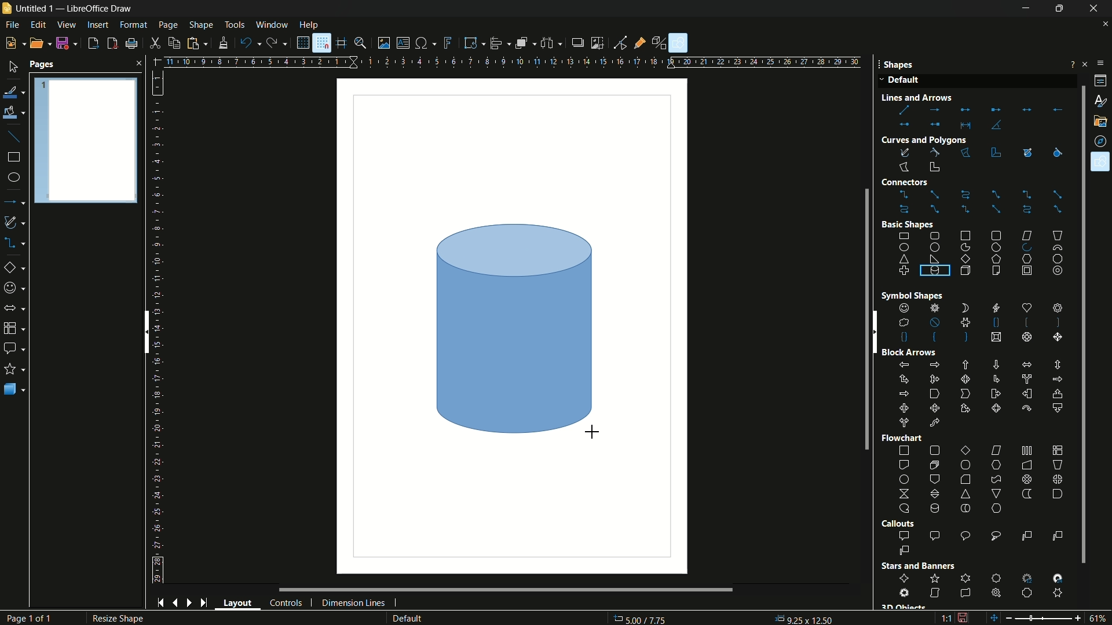 This screenshot has height=625, width=1112. What do you see at coordinates (908, 223) in the screenshot?
I see `Basic shape` at bounding box center [908, 223].